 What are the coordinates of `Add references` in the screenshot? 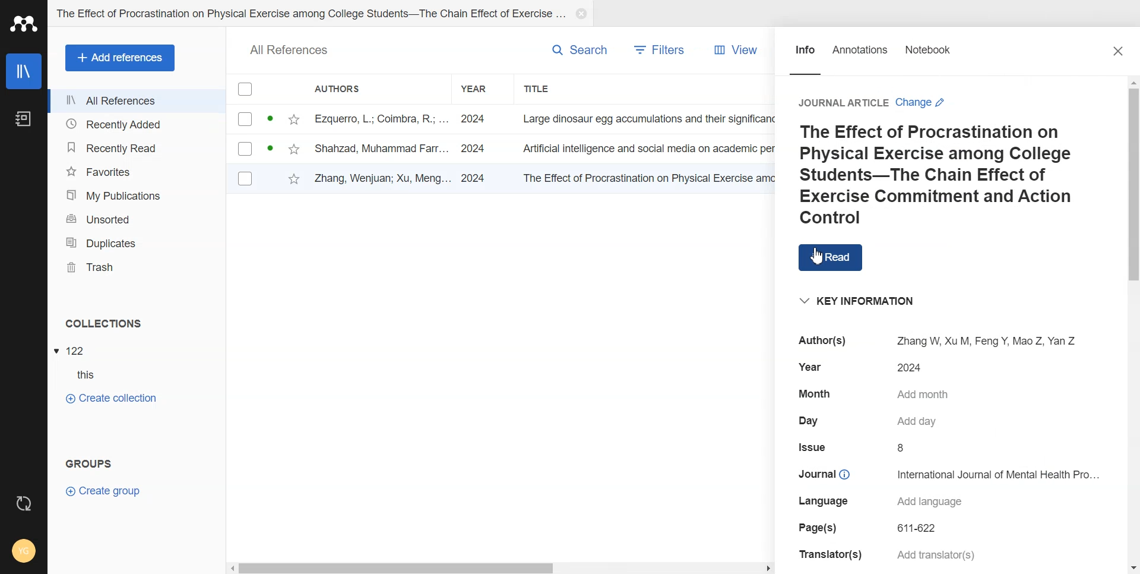 It's located at (120, 58).